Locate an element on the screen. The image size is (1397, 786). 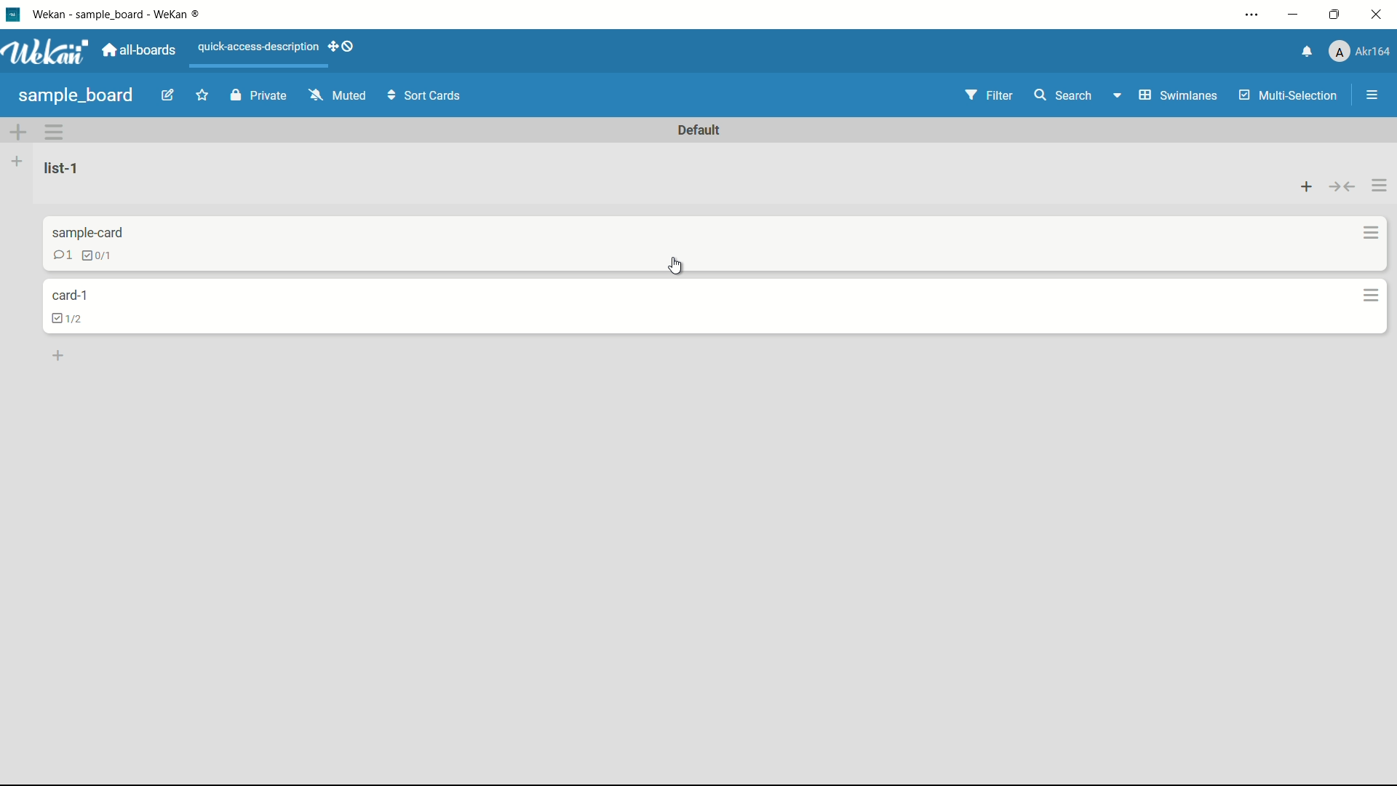
show-desktop-drag-handles is located at coordinates (342, 47).